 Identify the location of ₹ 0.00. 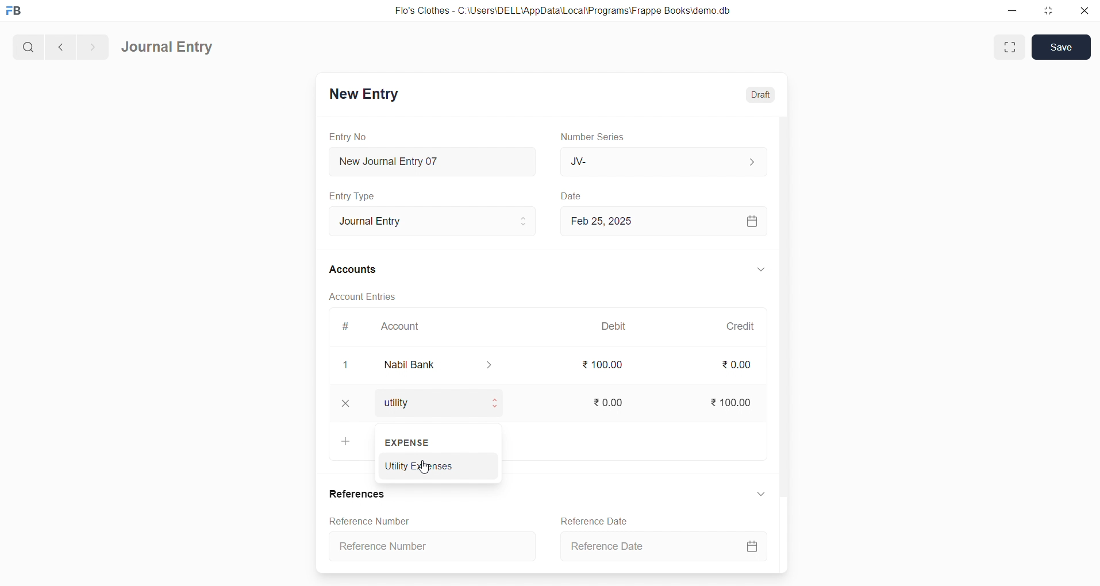
(605, 400).